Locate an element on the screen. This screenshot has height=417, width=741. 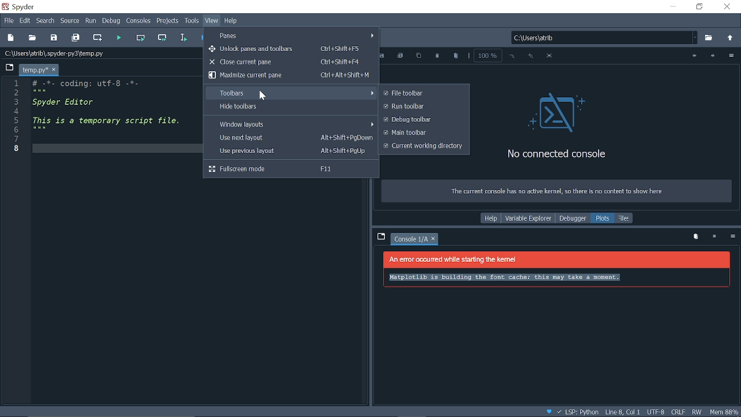
unlock panes and toolbars is located at coordinates (291, 49).